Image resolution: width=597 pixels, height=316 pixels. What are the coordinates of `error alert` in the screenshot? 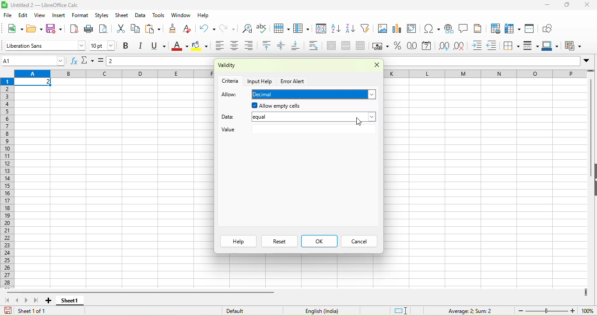 It's located at (294, 81).